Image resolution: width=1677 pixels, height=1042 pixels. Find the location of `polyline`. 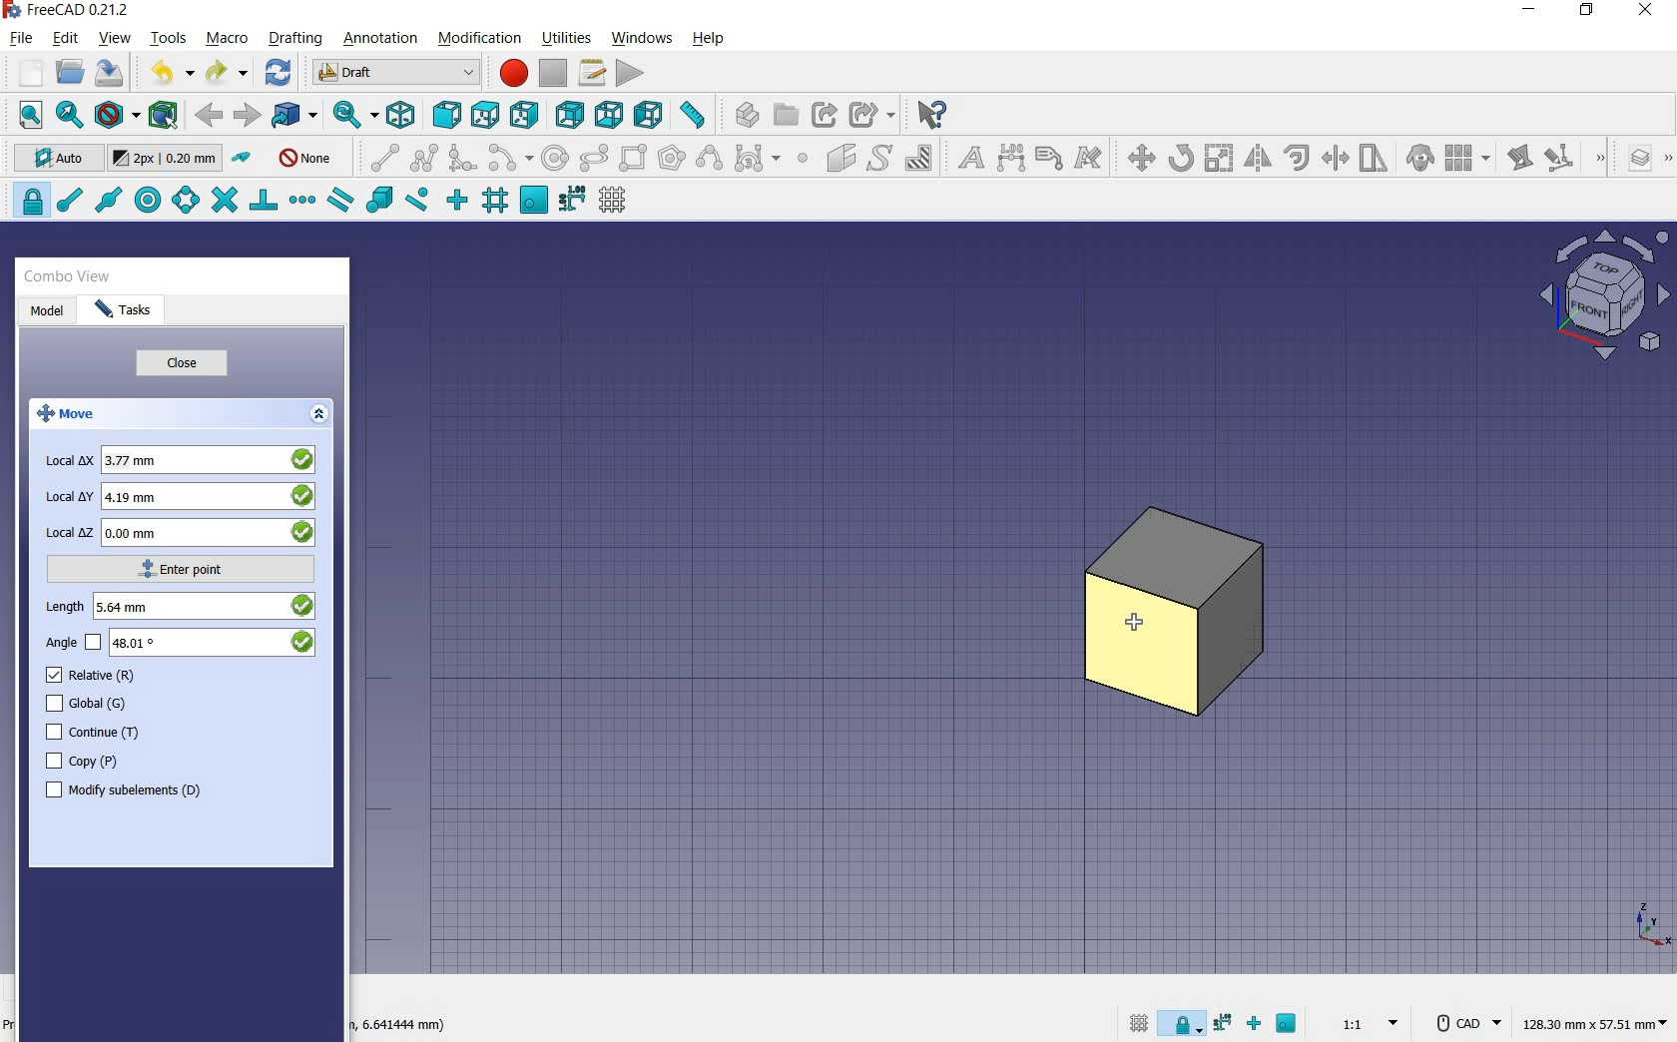

polyline is located at coordinates (425, 159).